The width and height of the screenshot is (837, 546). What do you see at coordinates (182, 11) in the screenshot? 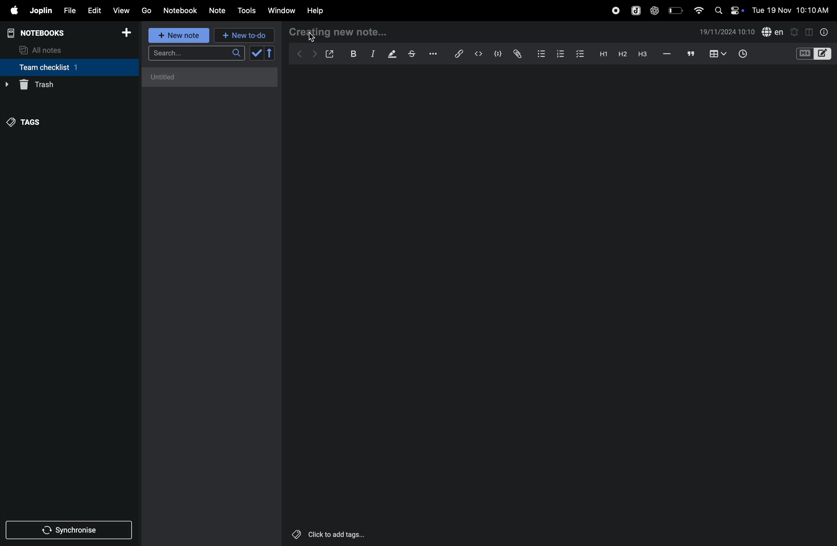
I see `Notebook` at bounding box center [182, 11].